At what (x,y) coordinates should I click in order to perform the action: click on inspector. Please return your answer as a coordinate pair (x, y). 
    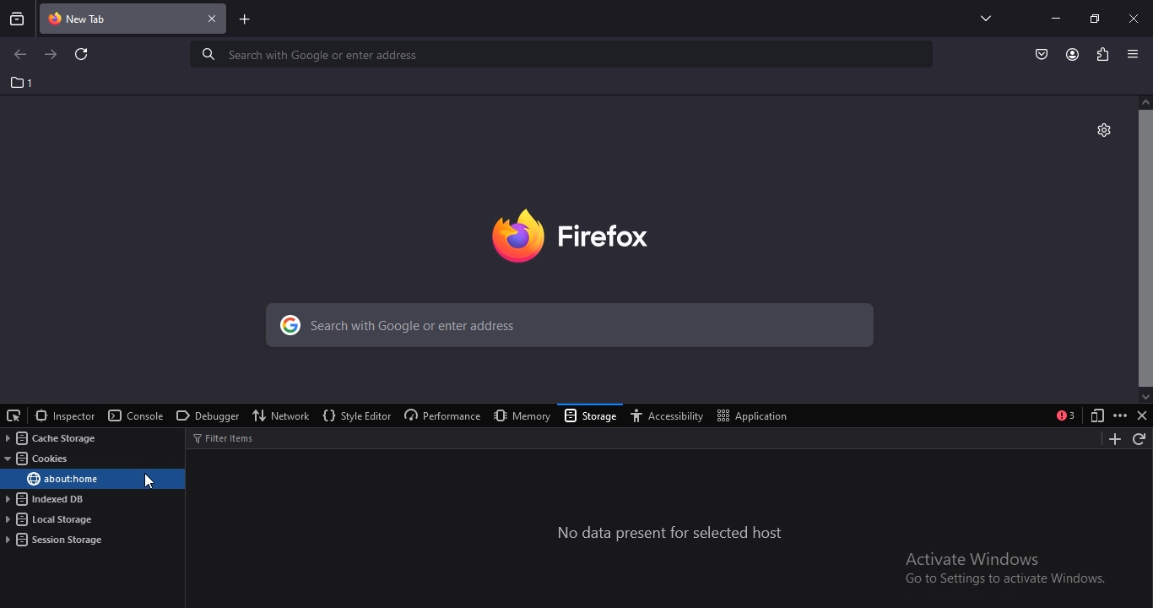
    Looking at the image, I should click on (64, 415).